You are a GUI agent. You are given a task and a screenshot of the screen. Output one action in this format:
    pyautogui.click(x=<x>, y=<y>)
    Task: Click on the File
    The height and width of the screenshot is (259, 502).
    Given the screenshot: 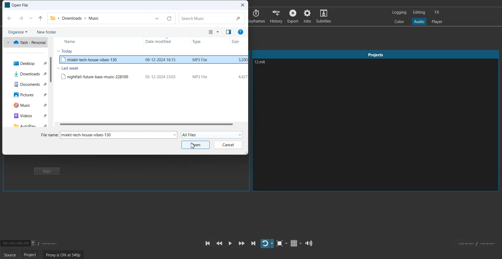 What is the action you would take?
    pyautogui.click(x=153, y=76)
    